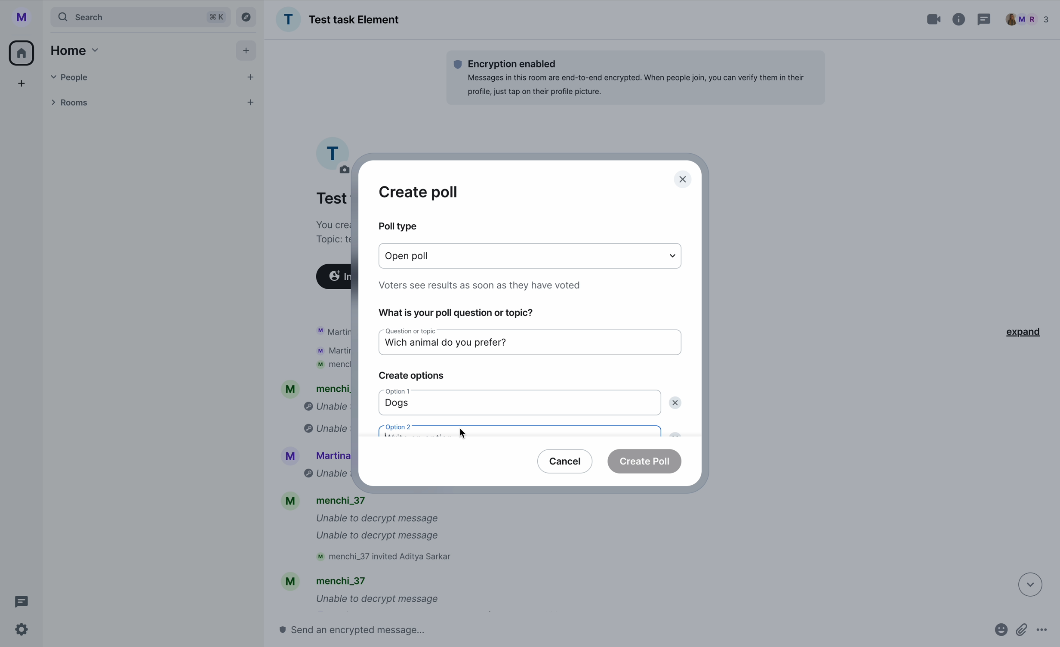 The height and width of the screenshot is (647, 1060). What do you see at coordinates (1046, 633) in the screenshot?
I see `more options` at bounding box center [1046, 633].